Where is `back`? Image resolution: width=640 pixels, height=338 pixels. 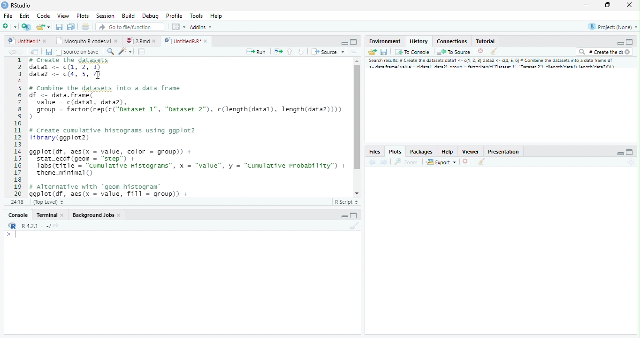 back is located at coordinates (373, 163).